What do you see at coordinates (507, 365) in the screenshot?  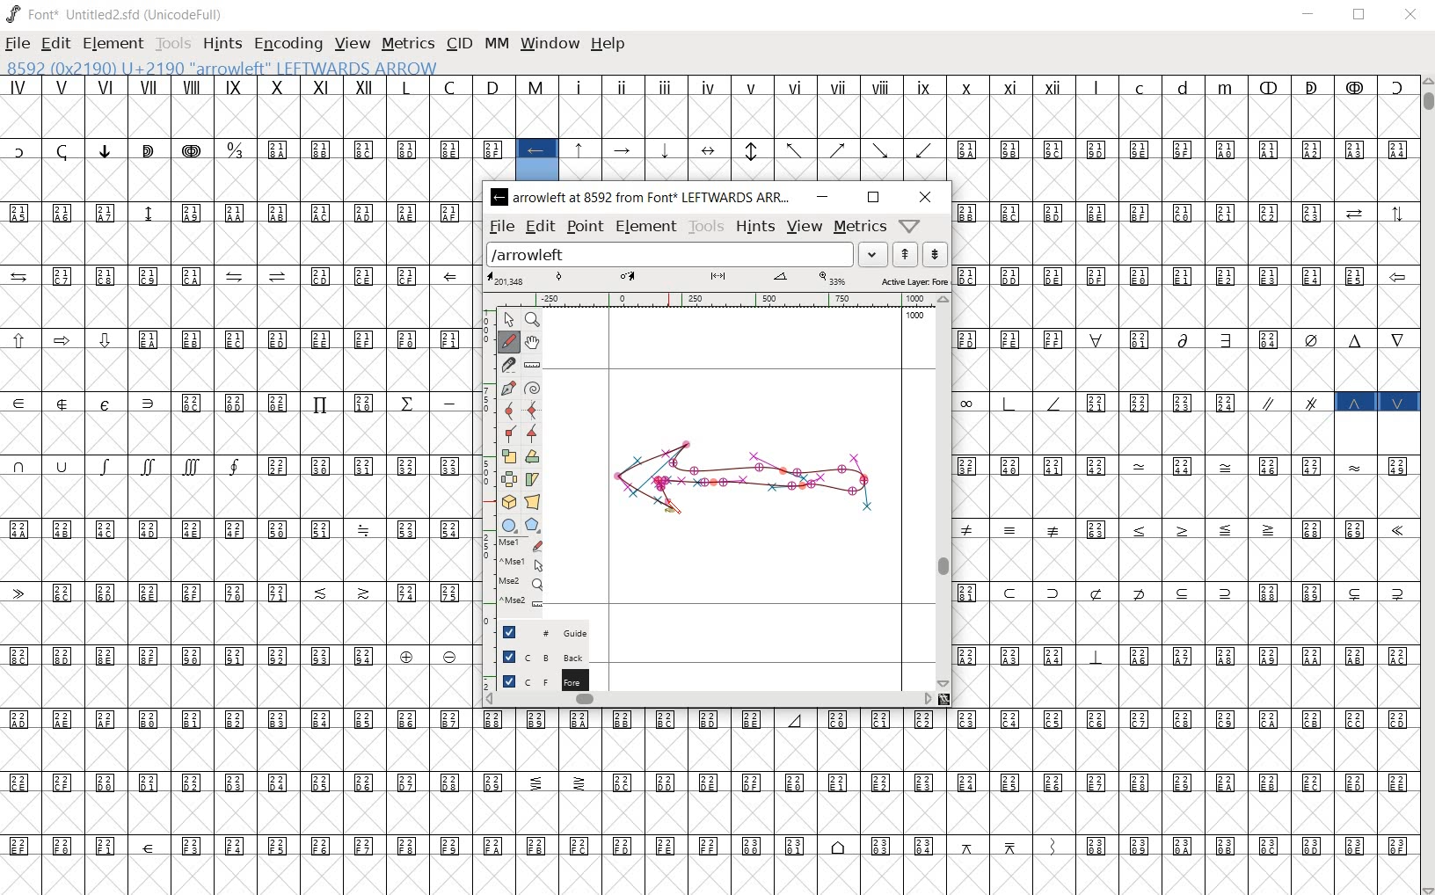 I see `cut splines in two` at bounding box center [507, 365].